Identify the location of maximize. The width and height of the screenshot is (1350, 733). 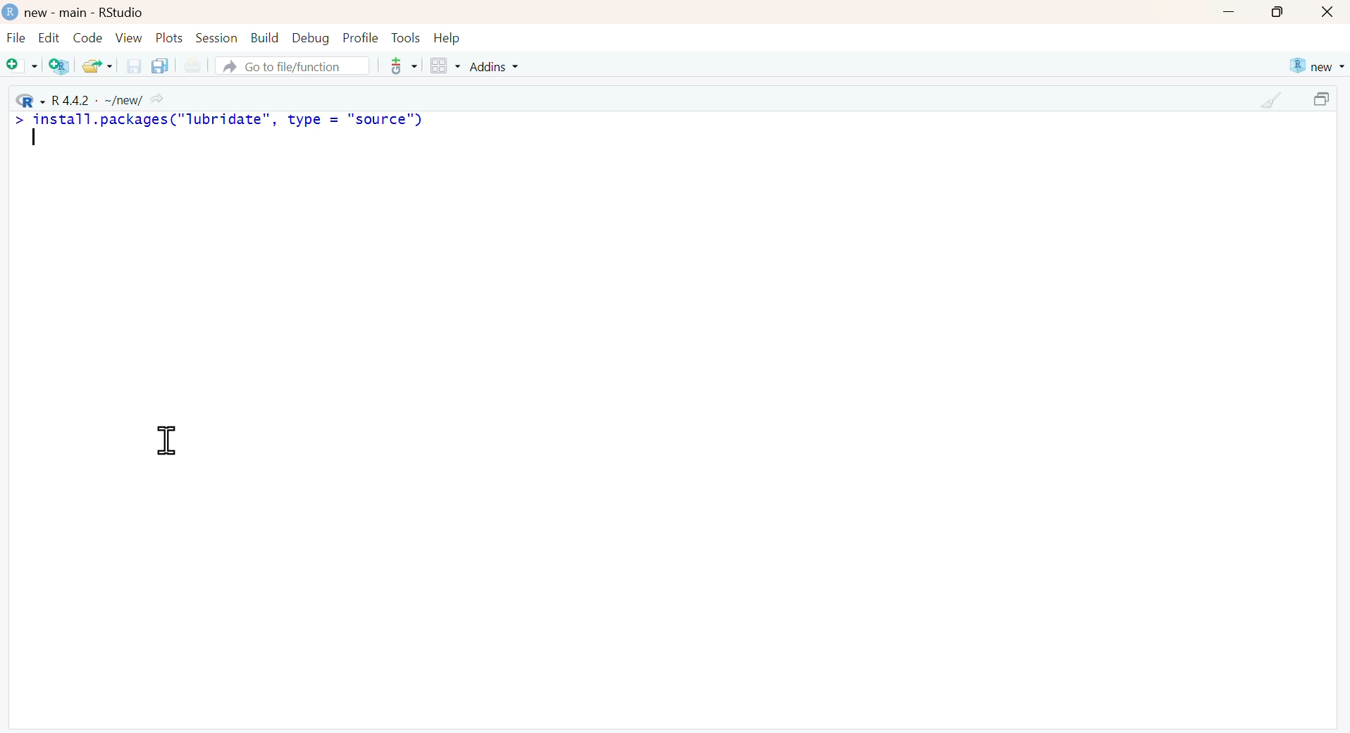
(1278, 12).